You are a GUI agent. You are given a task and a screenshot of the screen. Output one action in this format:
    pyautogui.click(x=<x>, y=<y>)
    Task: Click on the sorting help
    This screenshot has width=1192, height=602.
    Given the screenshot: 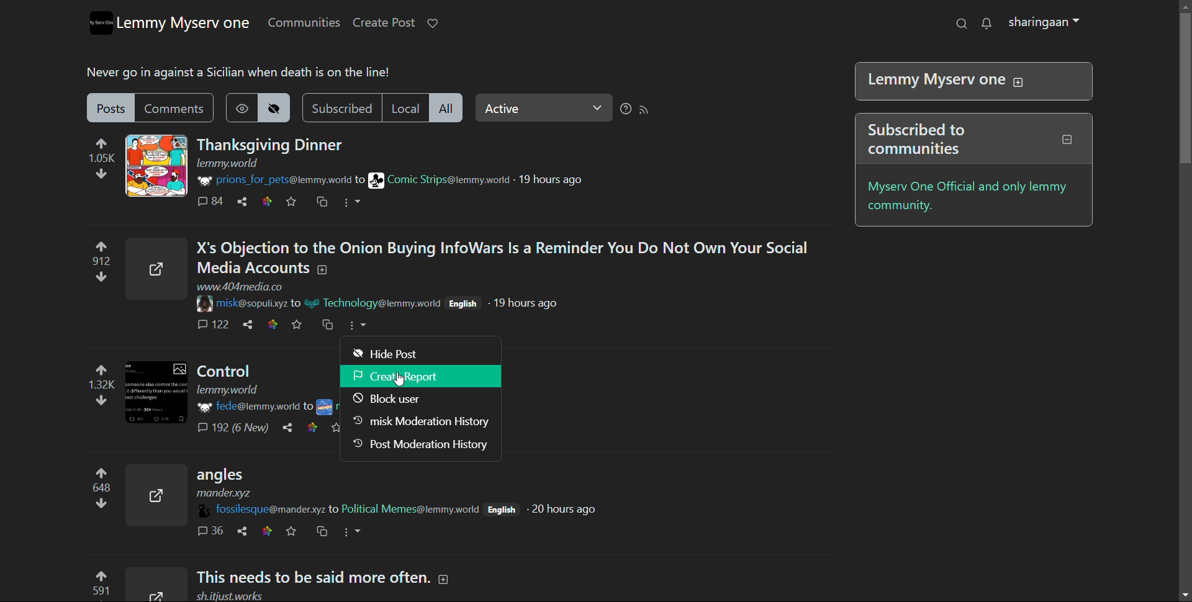 What is the action you would take?
    pyautogui.click(x=626, y=109)
    